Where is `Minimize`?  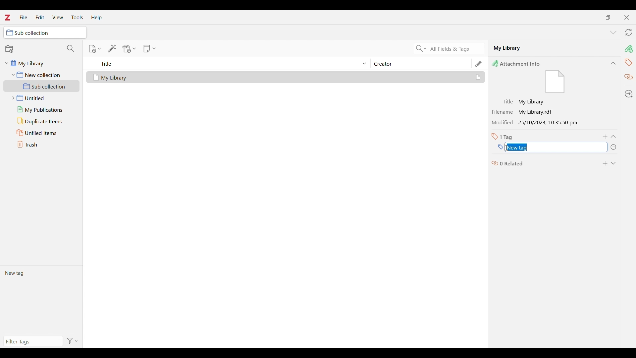 Minimize is located at coordinates (589, 17).